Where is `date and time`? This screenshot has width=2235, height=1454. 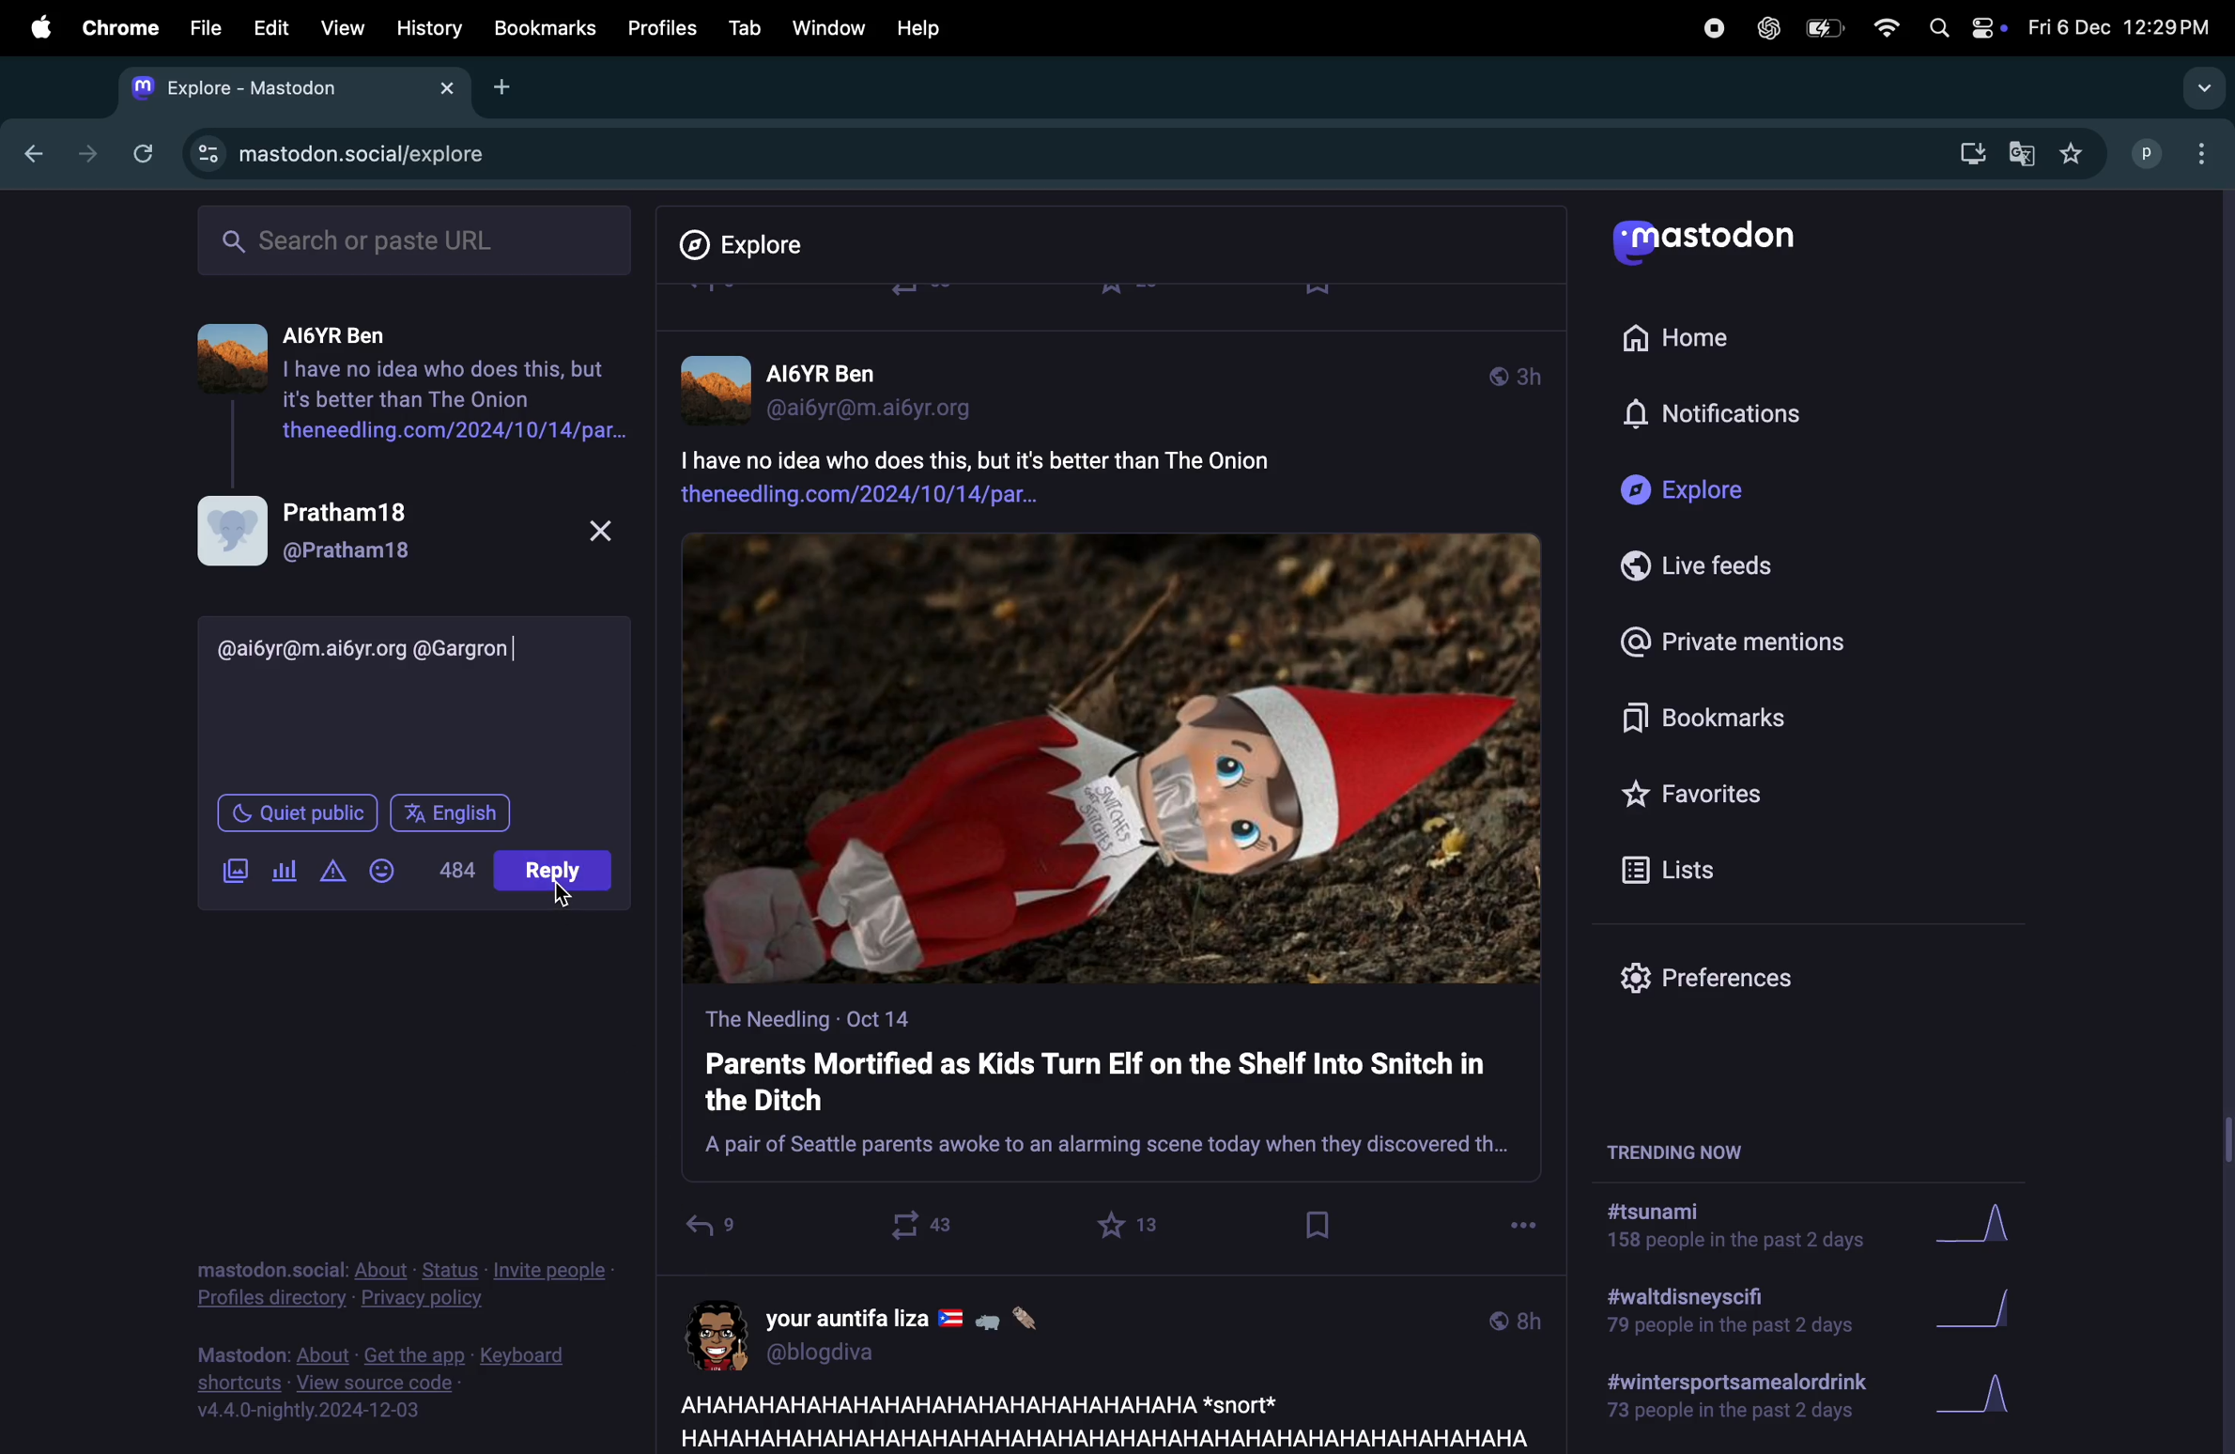
date and time is located at coordinates (2117, 27).